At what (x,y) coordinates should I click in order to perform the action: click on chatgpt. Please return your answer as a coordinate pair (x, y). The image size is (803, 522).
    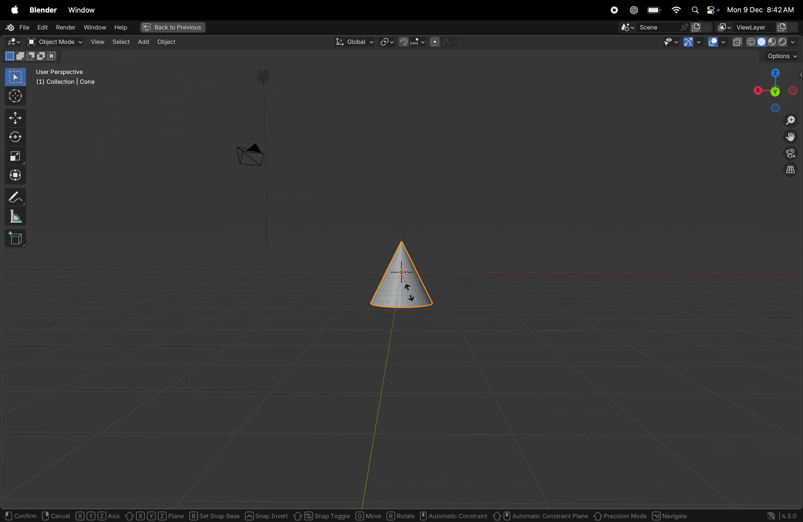
    Looking at the image, I should click on (634, 10).